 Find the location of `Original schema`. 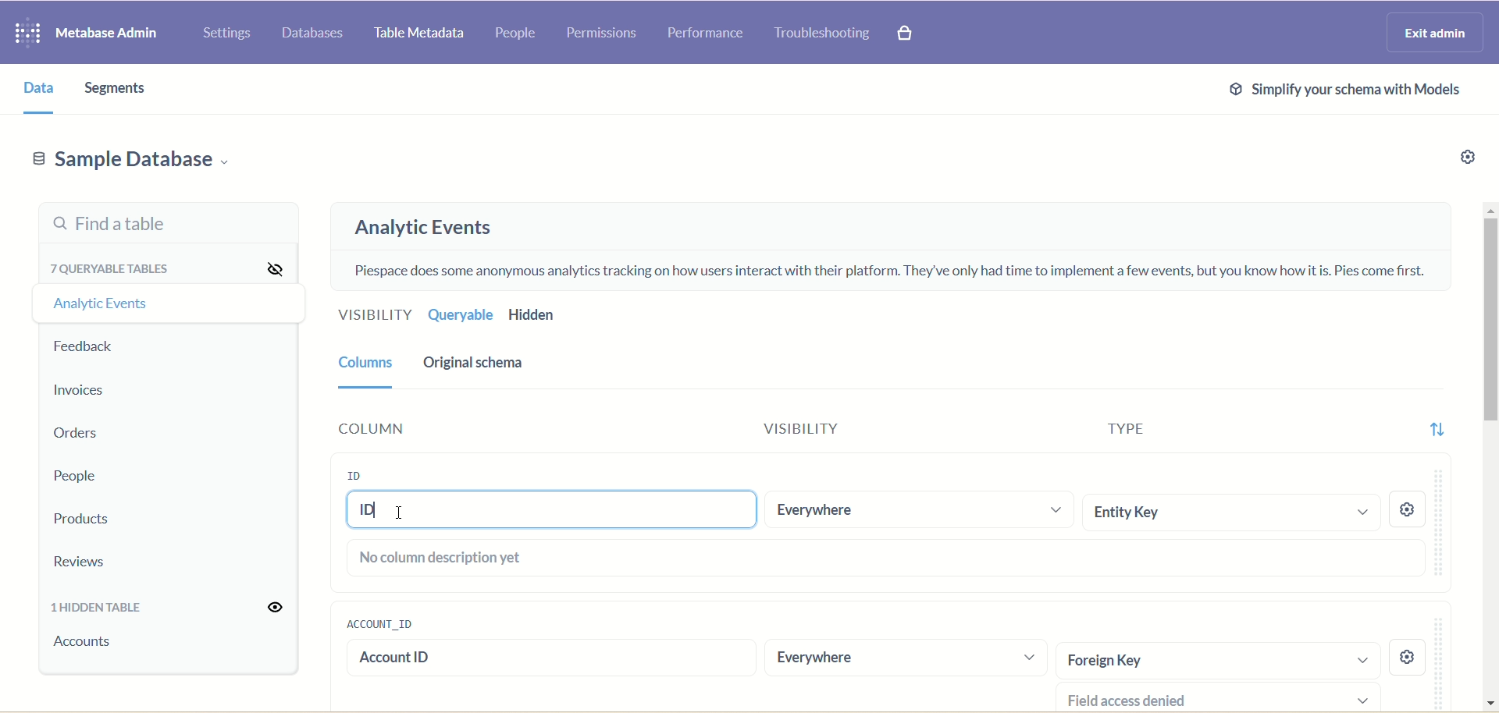

Original schema is located at coordinates (510, 364).